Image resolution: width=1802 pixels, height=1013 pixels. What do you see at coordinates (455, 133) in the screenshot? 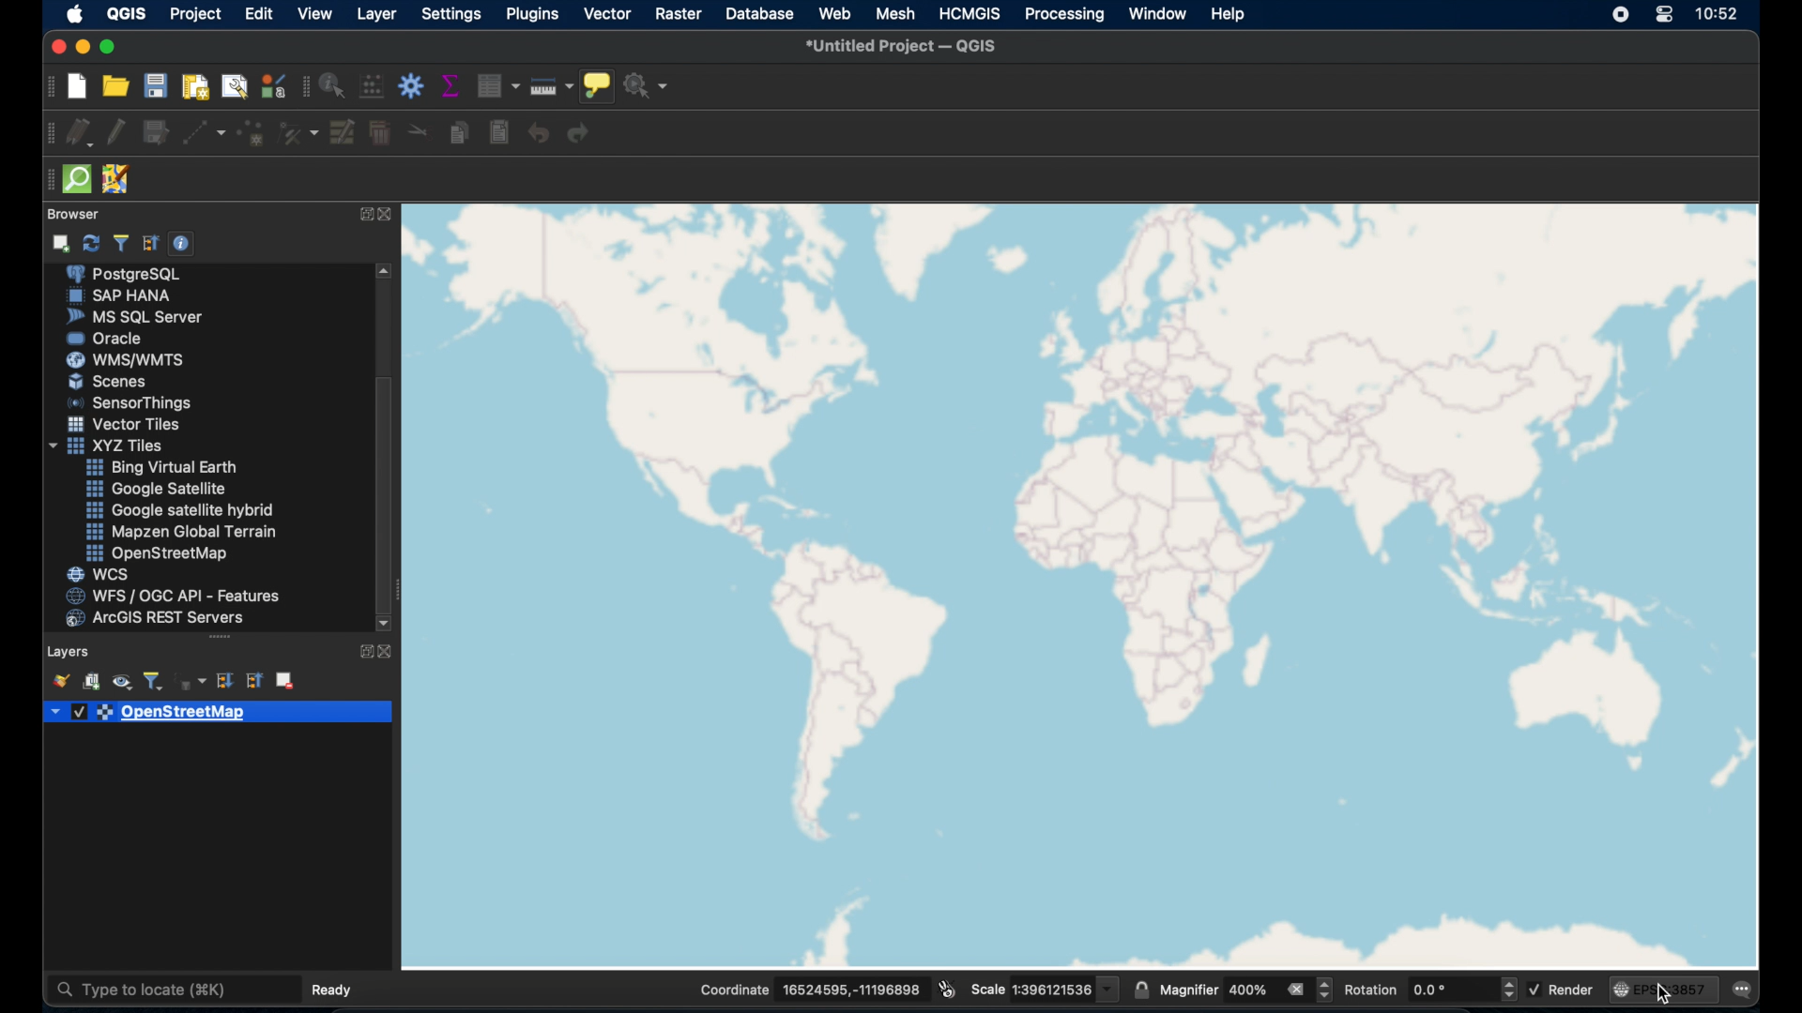
I see `copy features` at bounding box center [455, 133].